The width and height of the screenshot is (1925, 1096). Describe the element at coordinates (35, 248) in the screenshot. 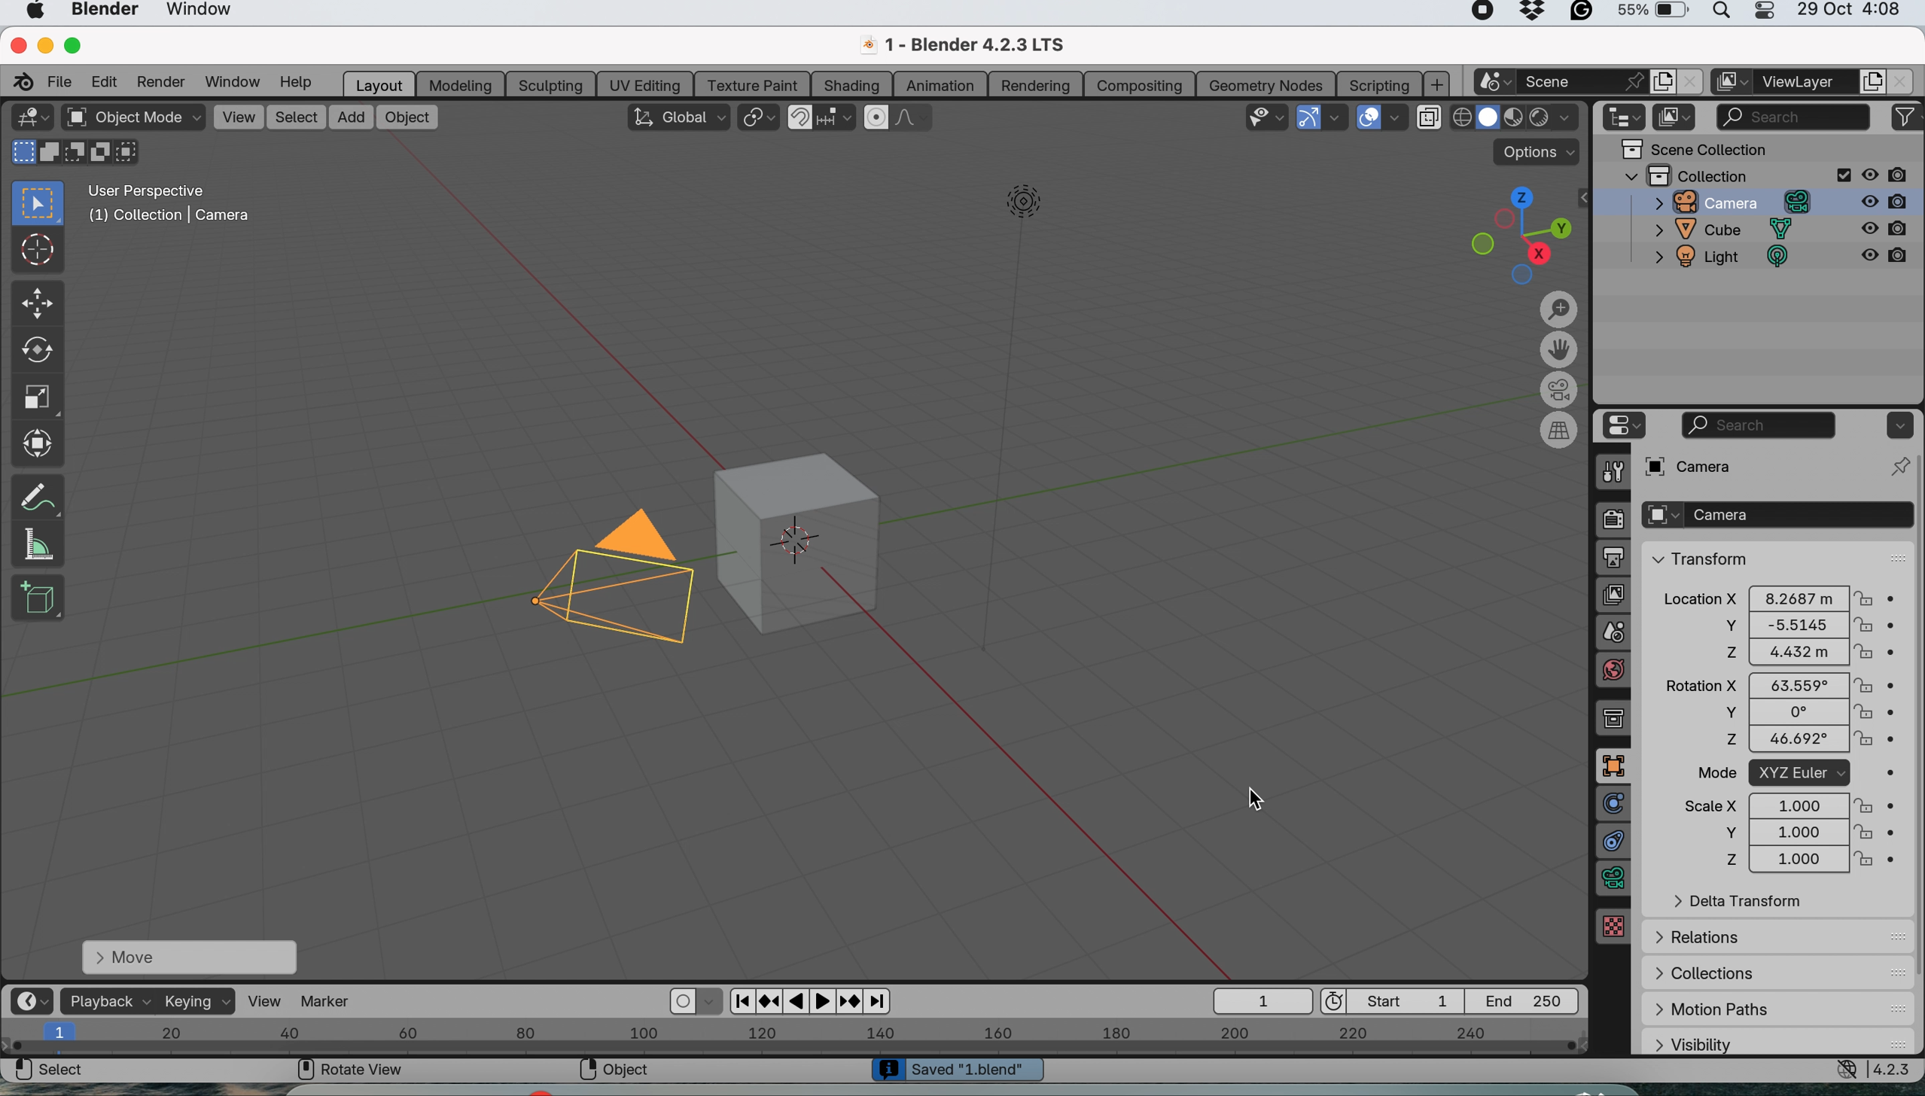

I see `cursor` at that location.